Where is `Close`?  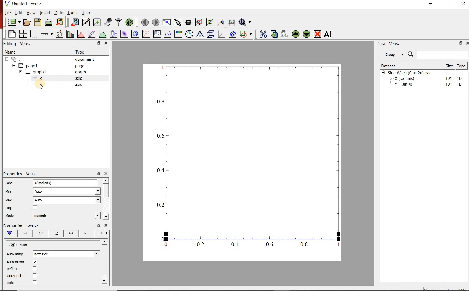 Close is located at coordinates (106, 43).